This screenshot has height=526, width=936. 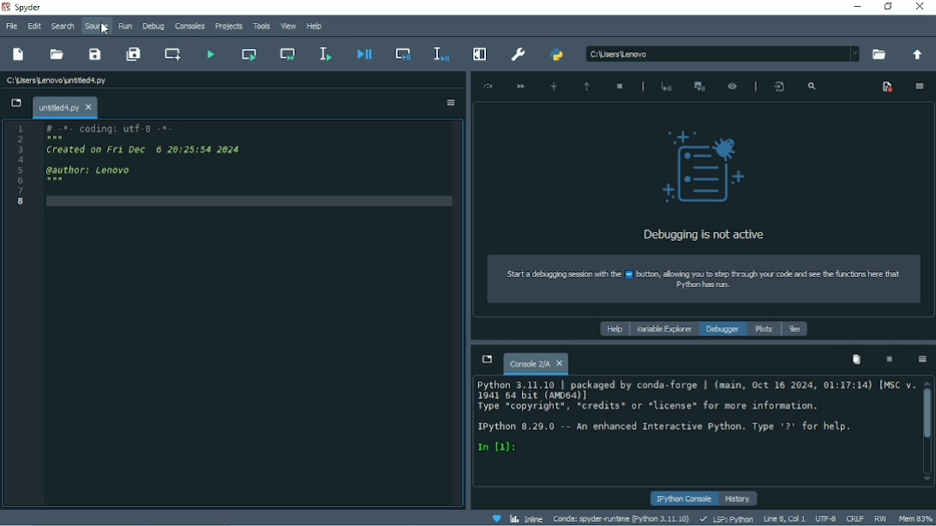 What do you see at coordinates (704, 278) in the screenshot?
I see `How to start a debugging` at bounding box center [704, 278].